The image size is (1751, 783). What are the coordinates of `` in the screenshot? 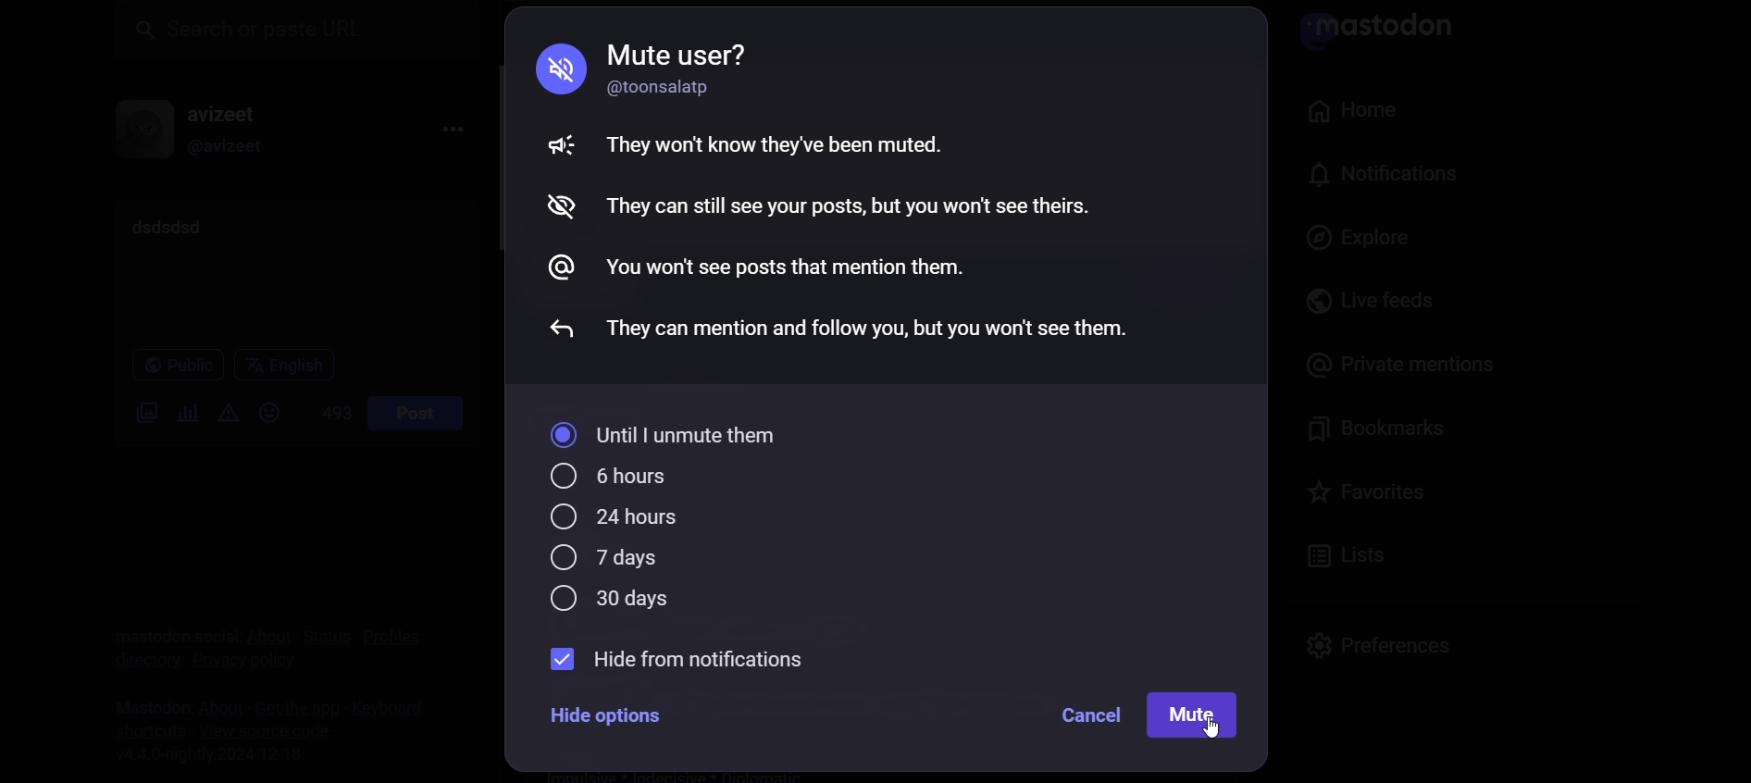 It's located at (564, 208).